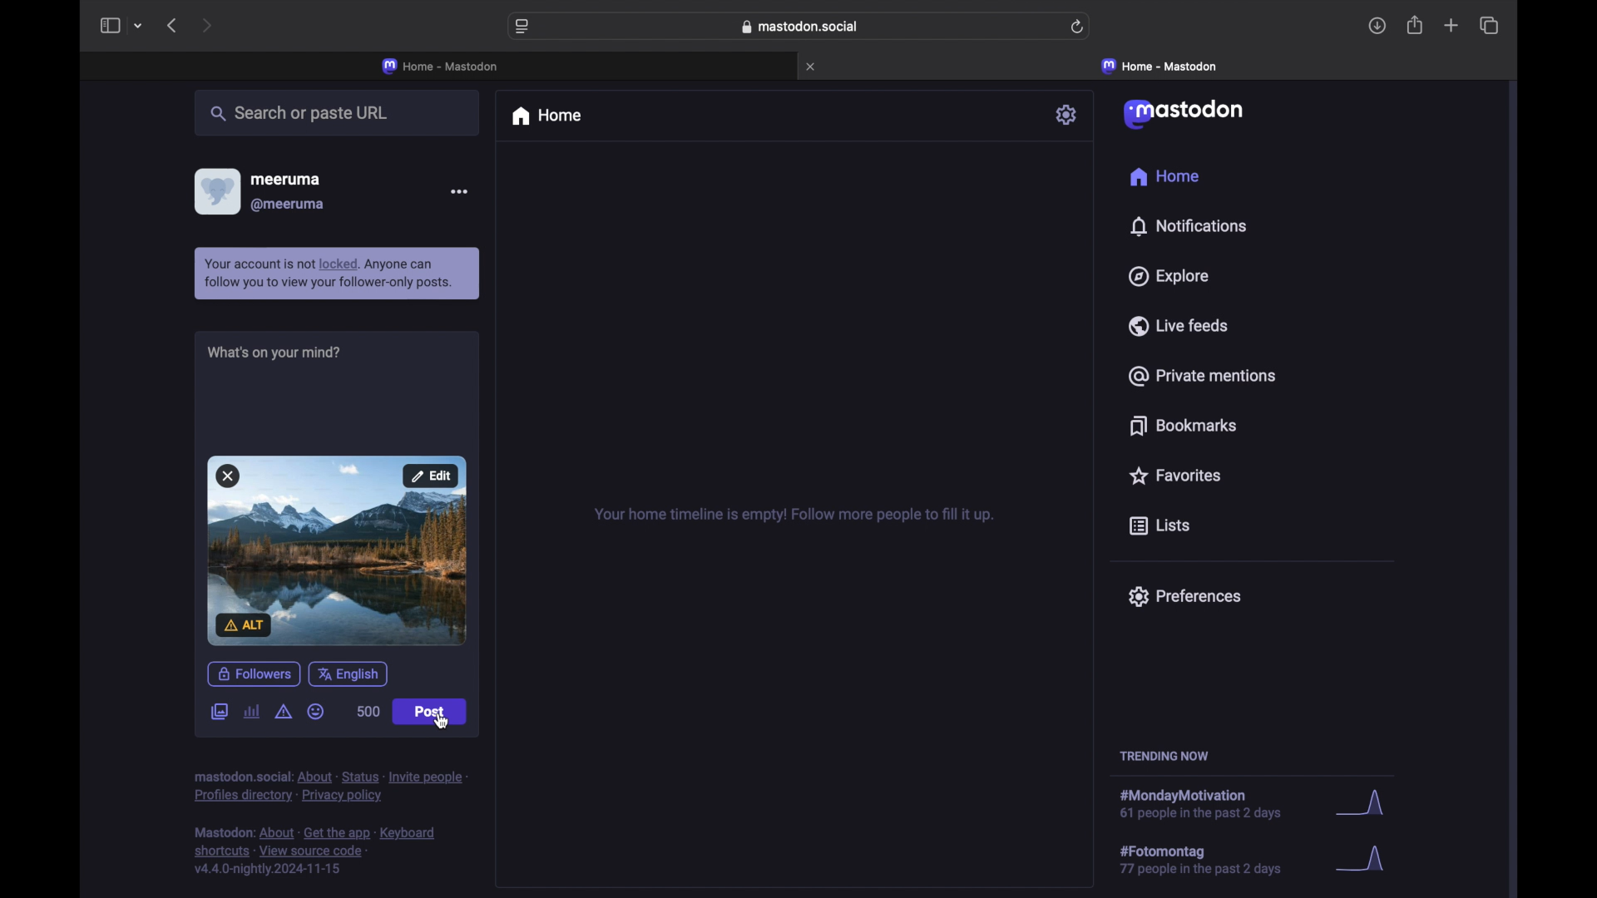 The height and width of the screenshot is (898, 1597). Describe the element at coordinates (1377, 27) in the screenshot. I see `downloads` at that location.